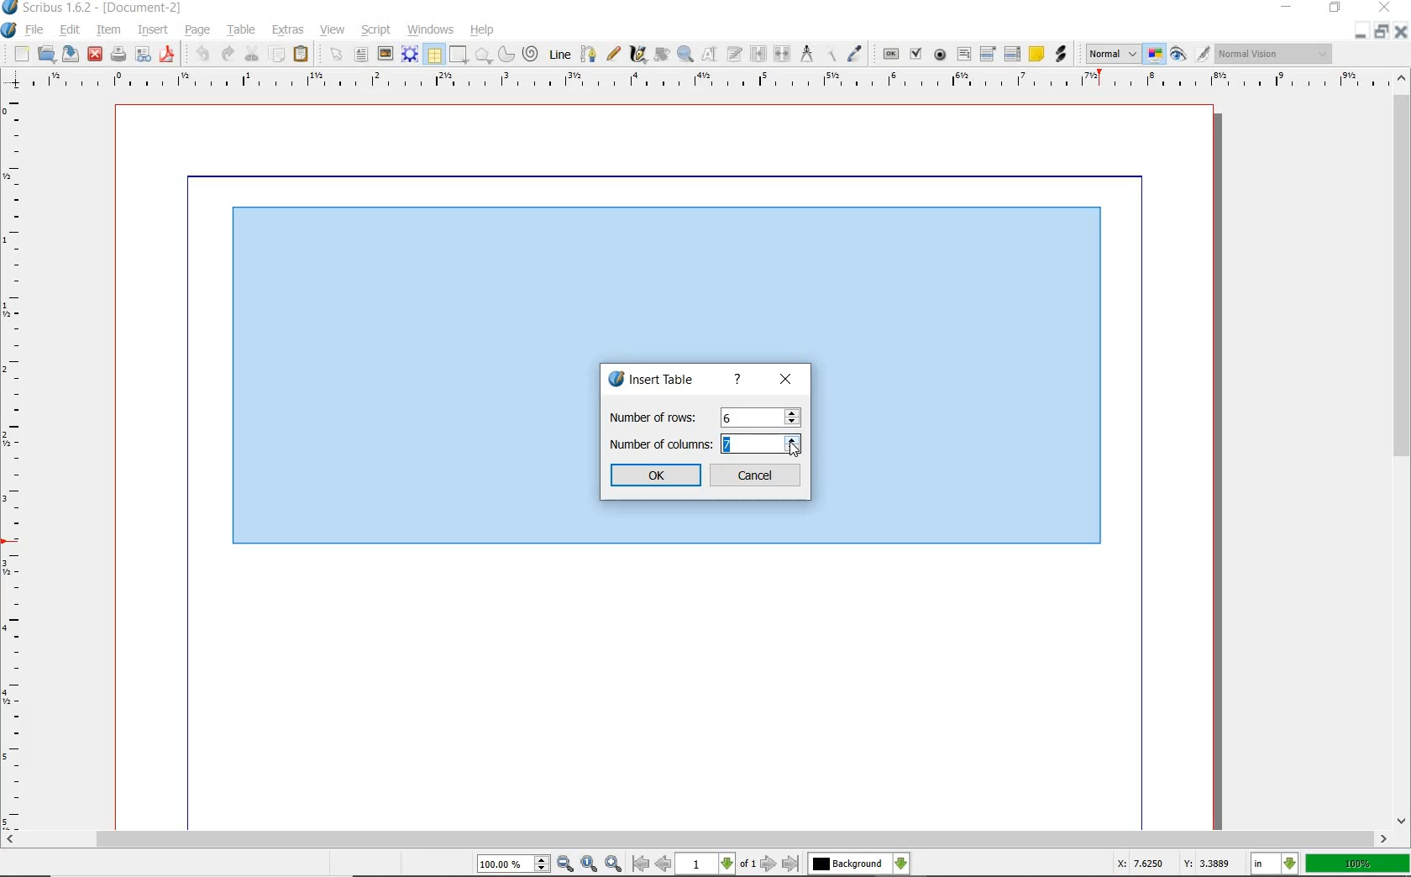 Image resolution: width=1411 pixels, height=877 pixels. What do you see at coordinates (459, 55) in the screenshot?
I see `shape` at bounding box center [459, 55].